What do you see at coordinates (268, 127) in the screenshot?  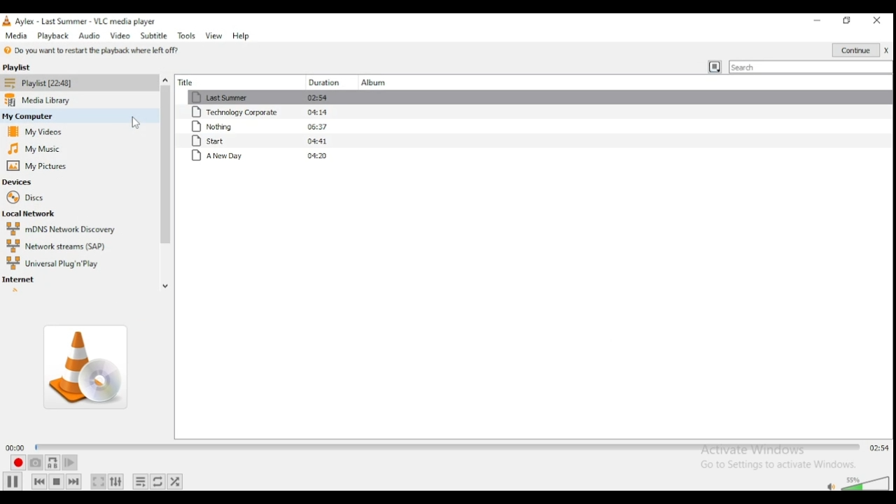 I see `playlist item 3` at bounding box center [268, 127].